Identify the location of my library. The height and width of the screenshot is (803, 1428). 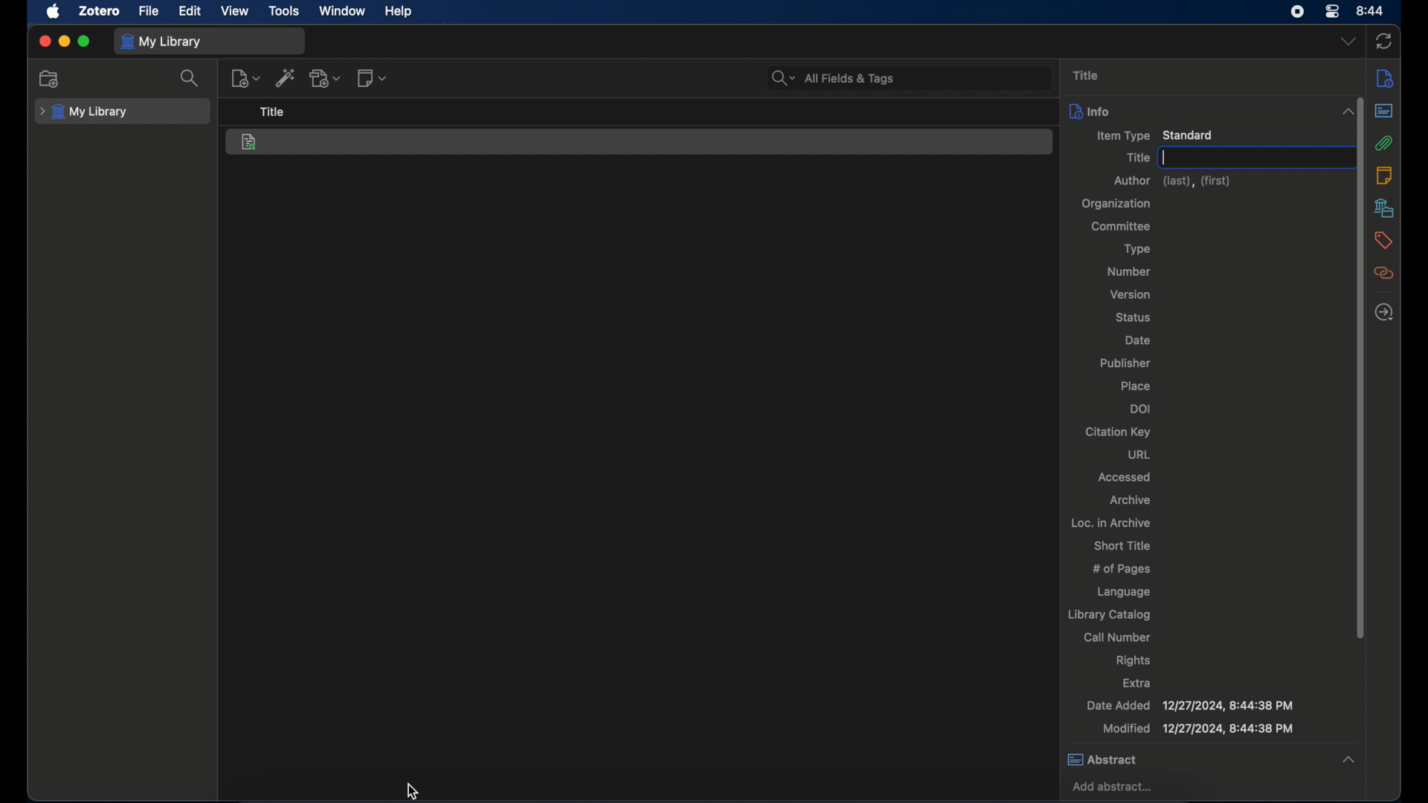
(84, 112).